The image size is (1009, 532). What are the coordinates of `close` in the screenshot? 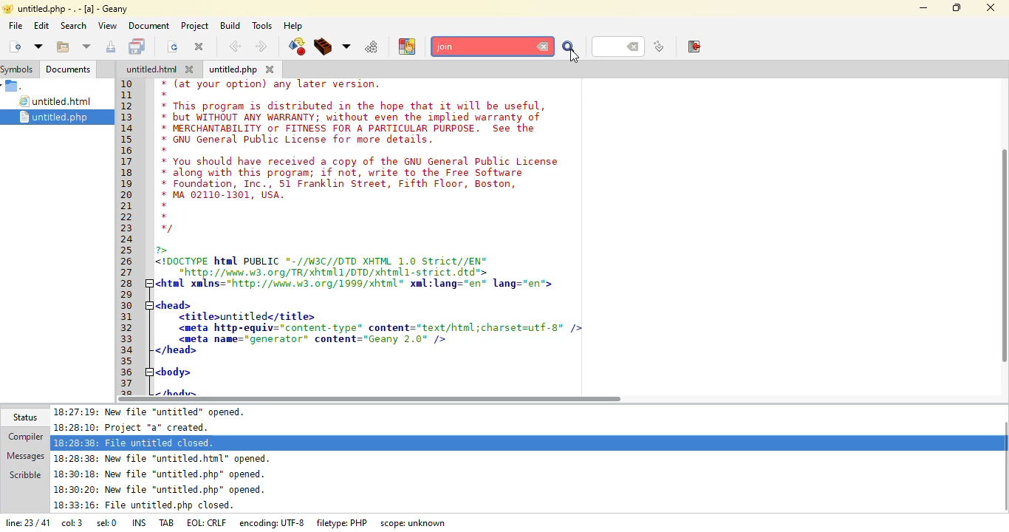 It's located at (991, 6).